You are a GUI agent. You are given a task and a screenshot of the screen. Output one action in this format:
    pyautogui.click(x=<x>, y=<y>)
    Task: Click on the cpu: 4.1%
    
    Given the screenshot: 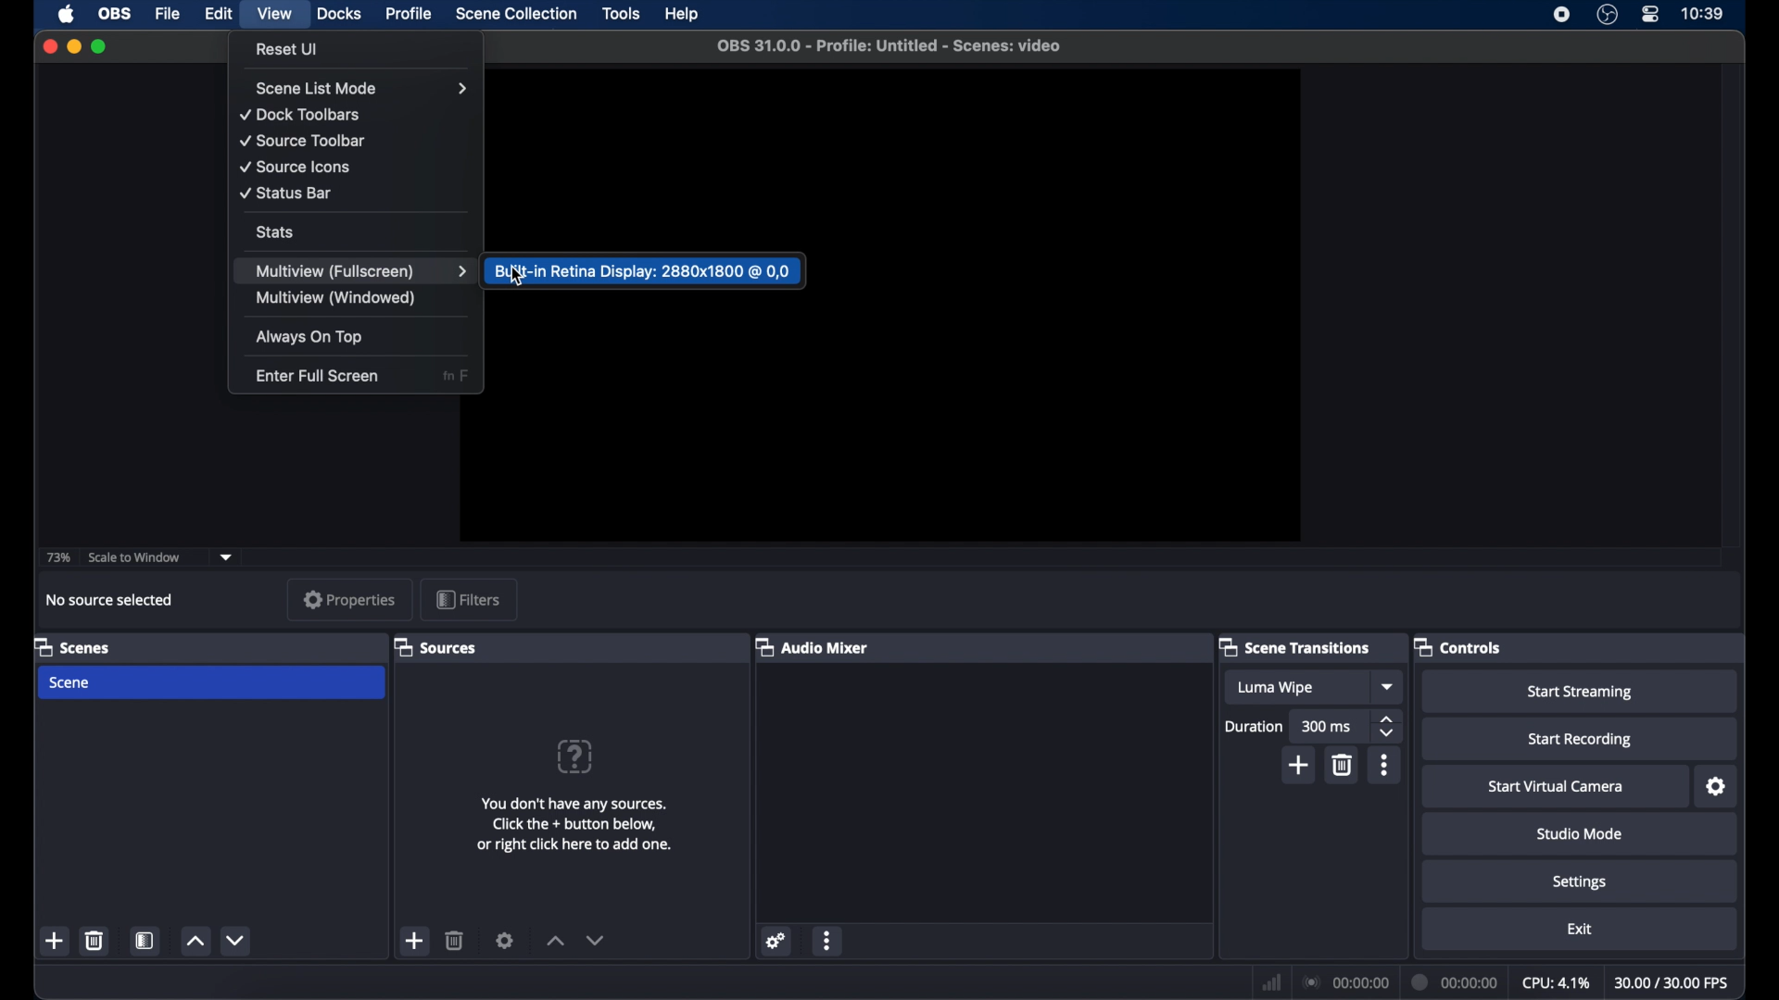 What is the action you would take?
    pyautogui.click(x=1555, y=983)
    